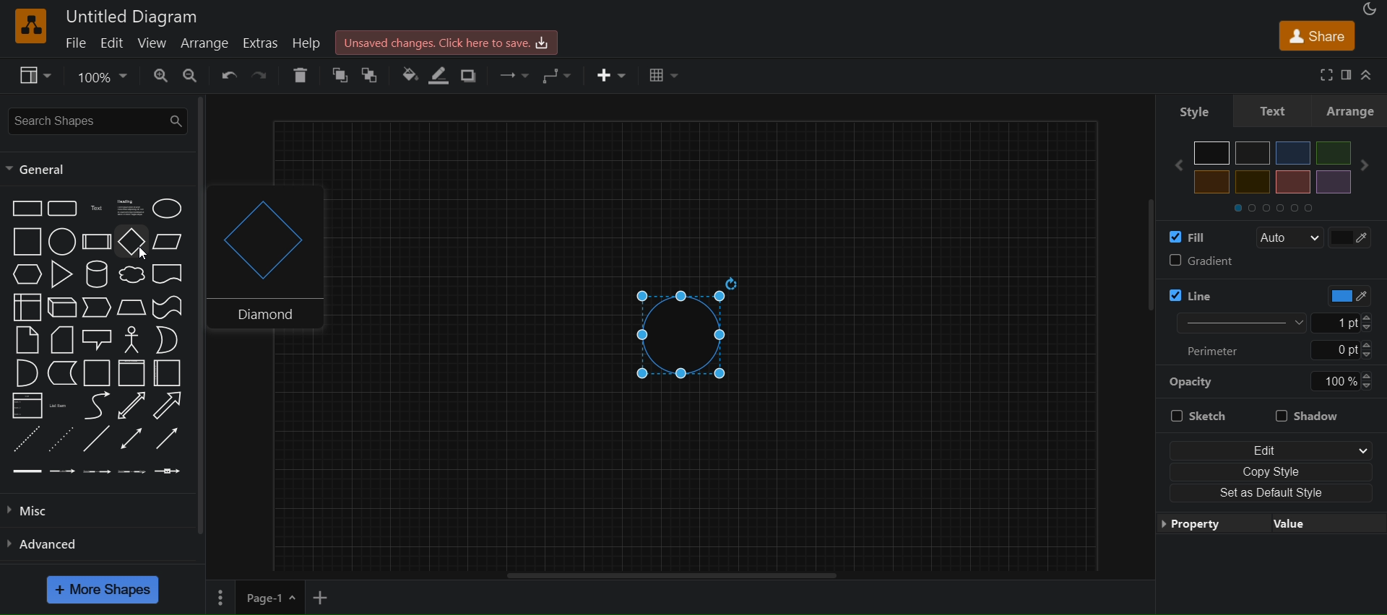  What do you see at coordinates (1253, 152) in the screenshot?
I see `grey color` at bounding box center [1253, 152].